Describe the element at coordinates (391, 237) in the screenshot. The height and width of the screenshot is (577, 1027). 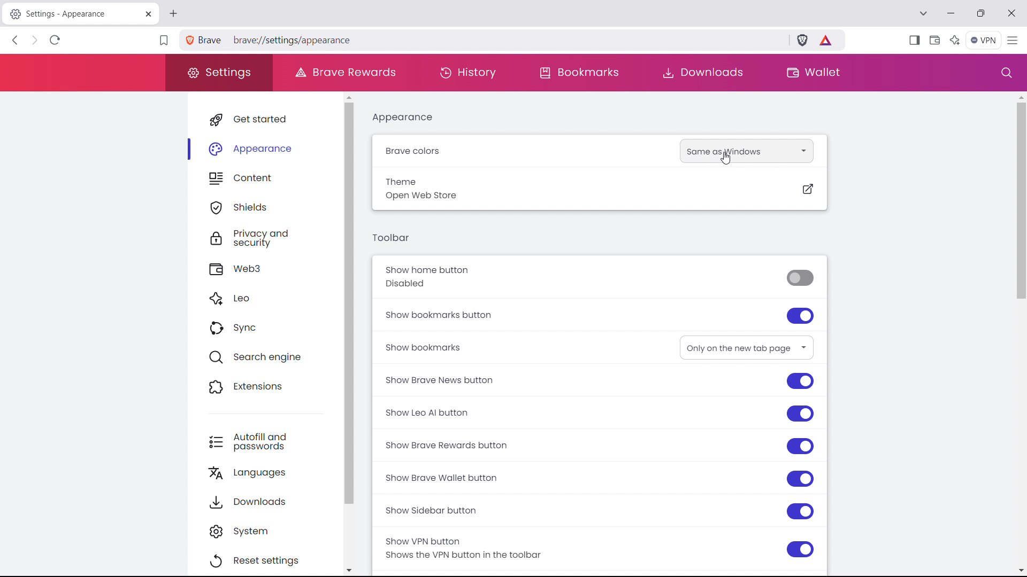
I see `toolbar` at that location.